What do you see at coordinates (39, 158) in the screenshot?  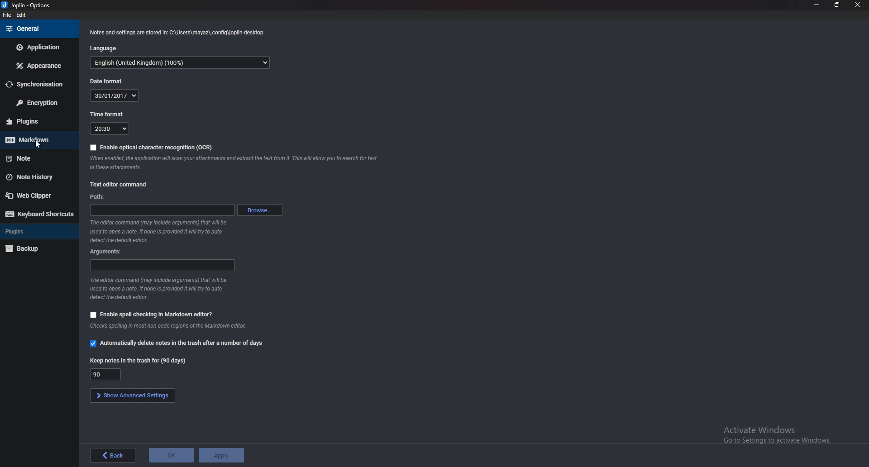 I see `Note` at bounding box center [39, 158].